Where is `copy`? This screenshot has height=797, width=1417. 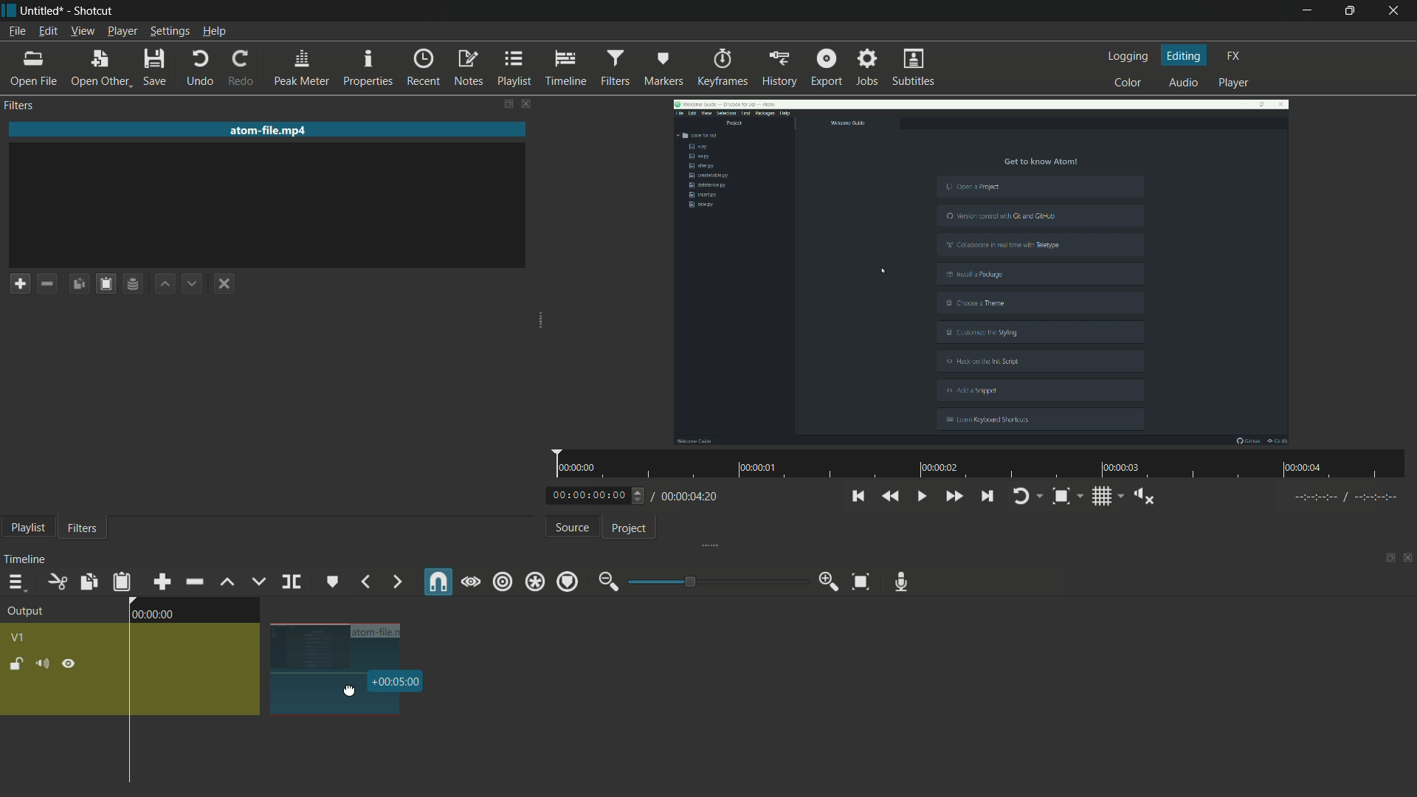 copy is located at coordinates (88, 582).